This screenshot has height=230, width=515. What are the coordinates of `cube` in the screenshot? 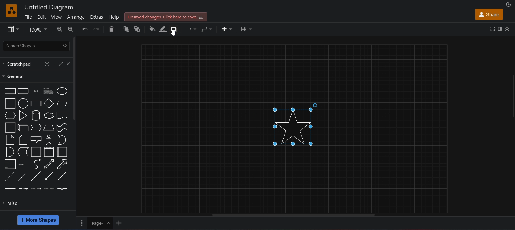 It's located at (24, 128).